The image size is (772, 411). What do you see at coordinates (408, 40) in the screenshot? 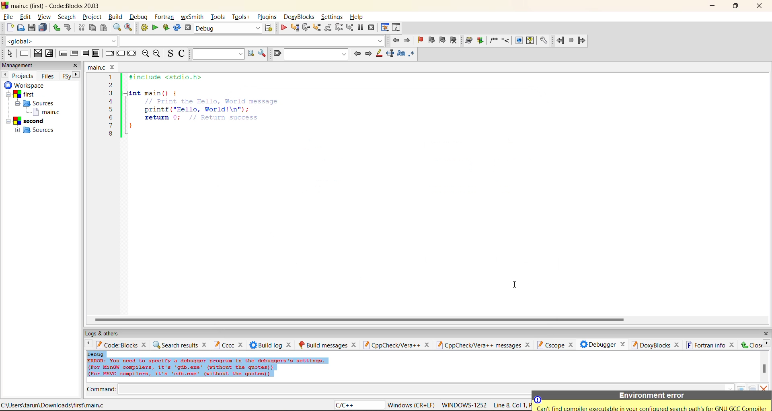
I see `jump forward` at bounding box center [408, 40].